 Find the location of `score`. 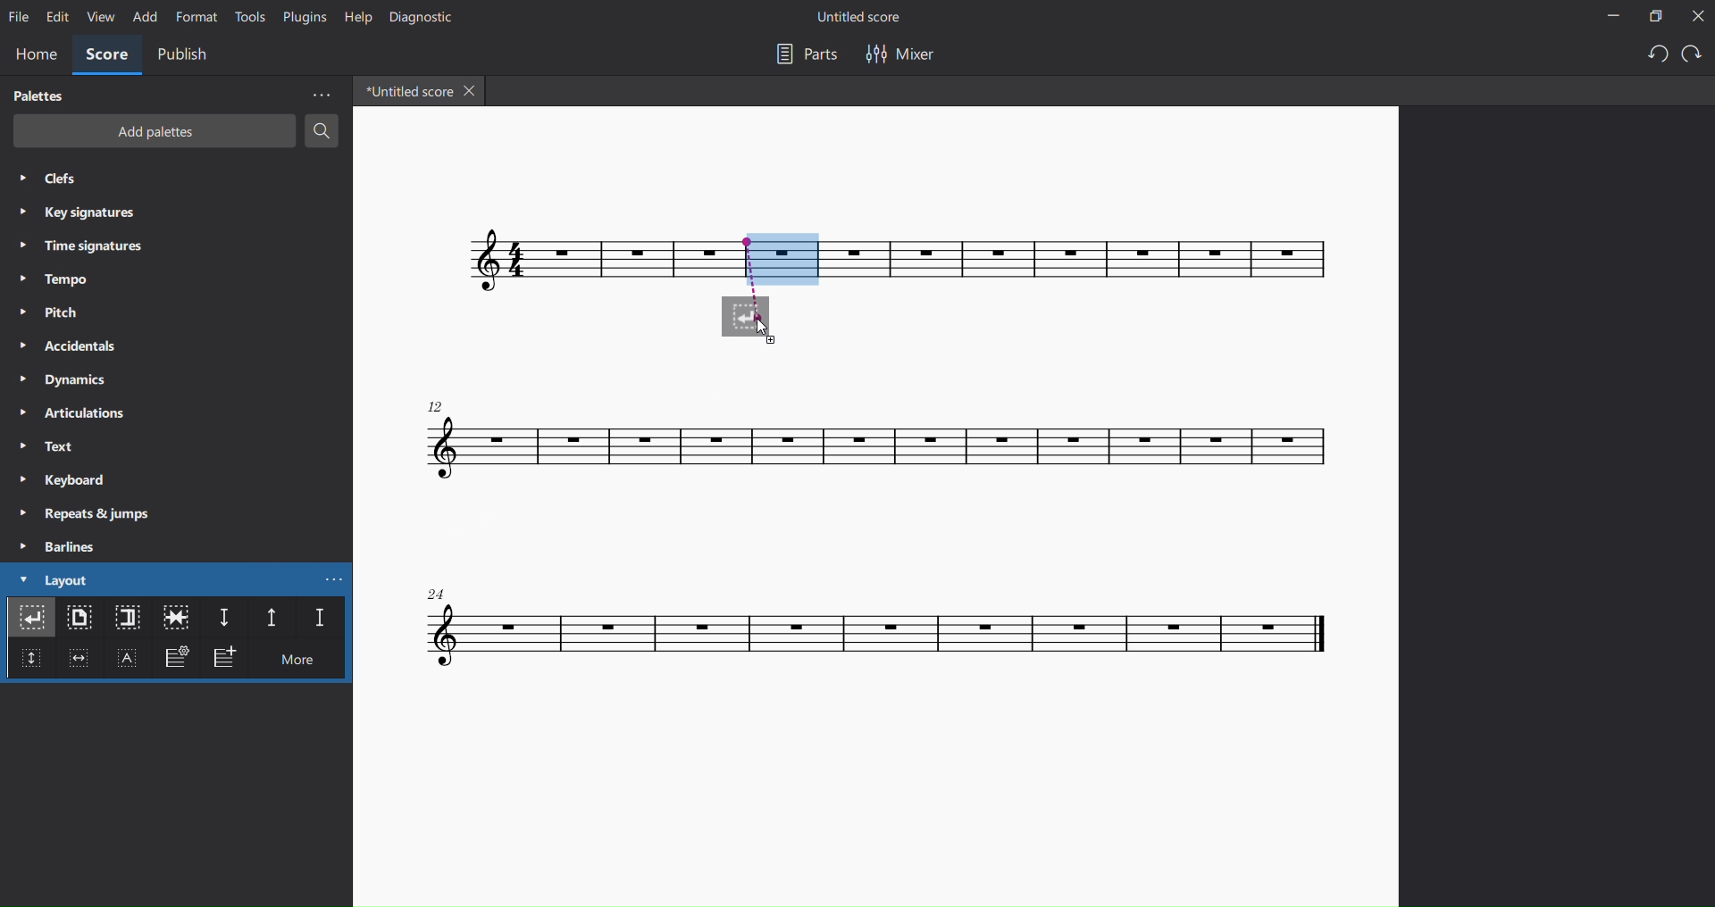

score is located at coordinates (882, 634).